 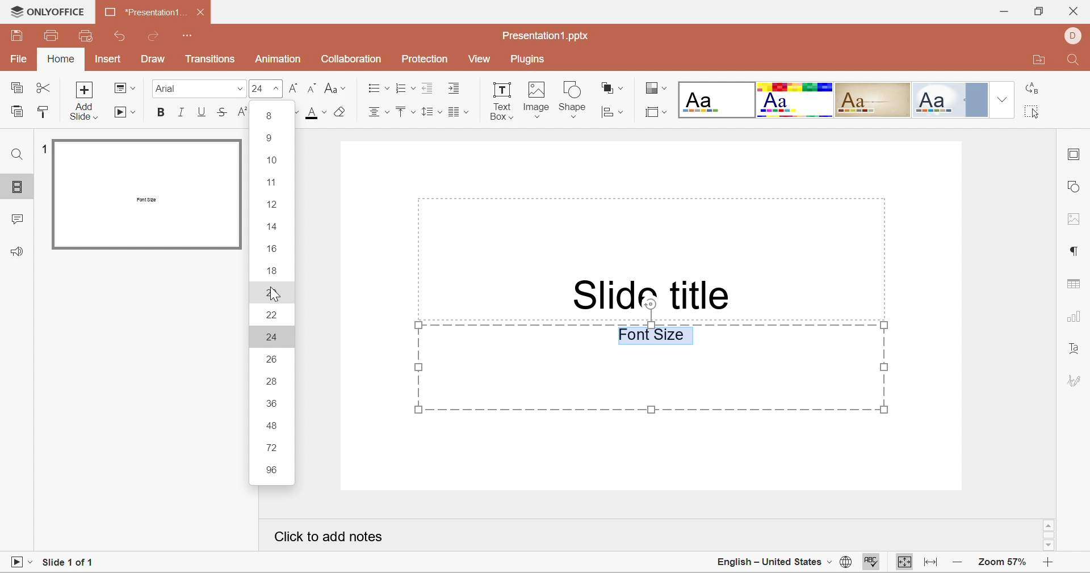 I want to click on Font, so click(x=166, y=88).